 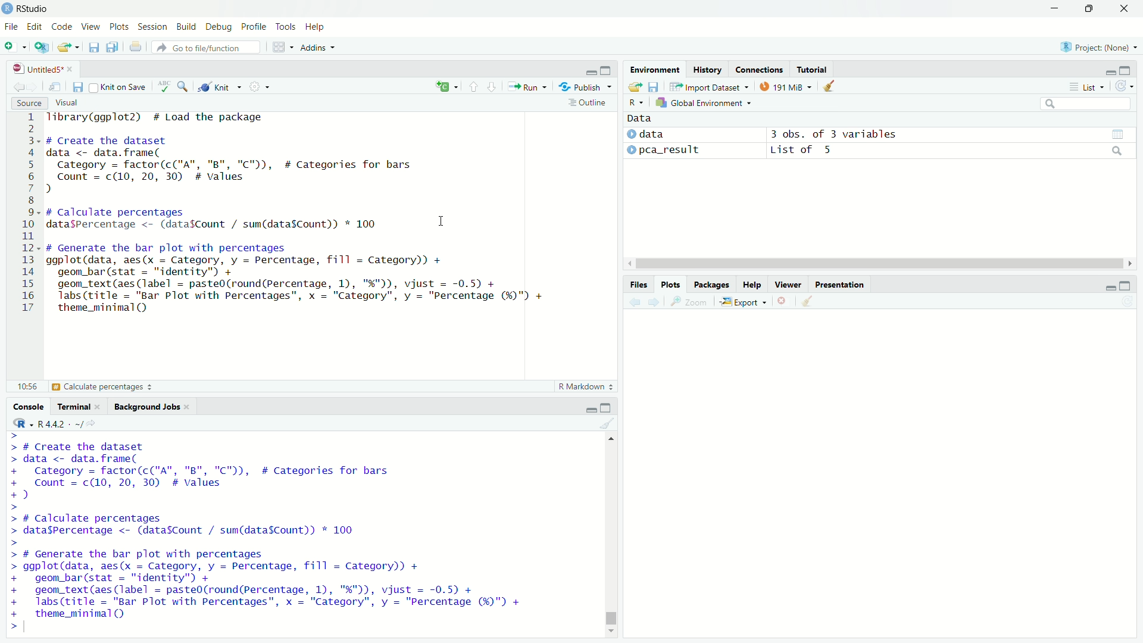 I want to click on tutorial, so click(x=813, y=69).